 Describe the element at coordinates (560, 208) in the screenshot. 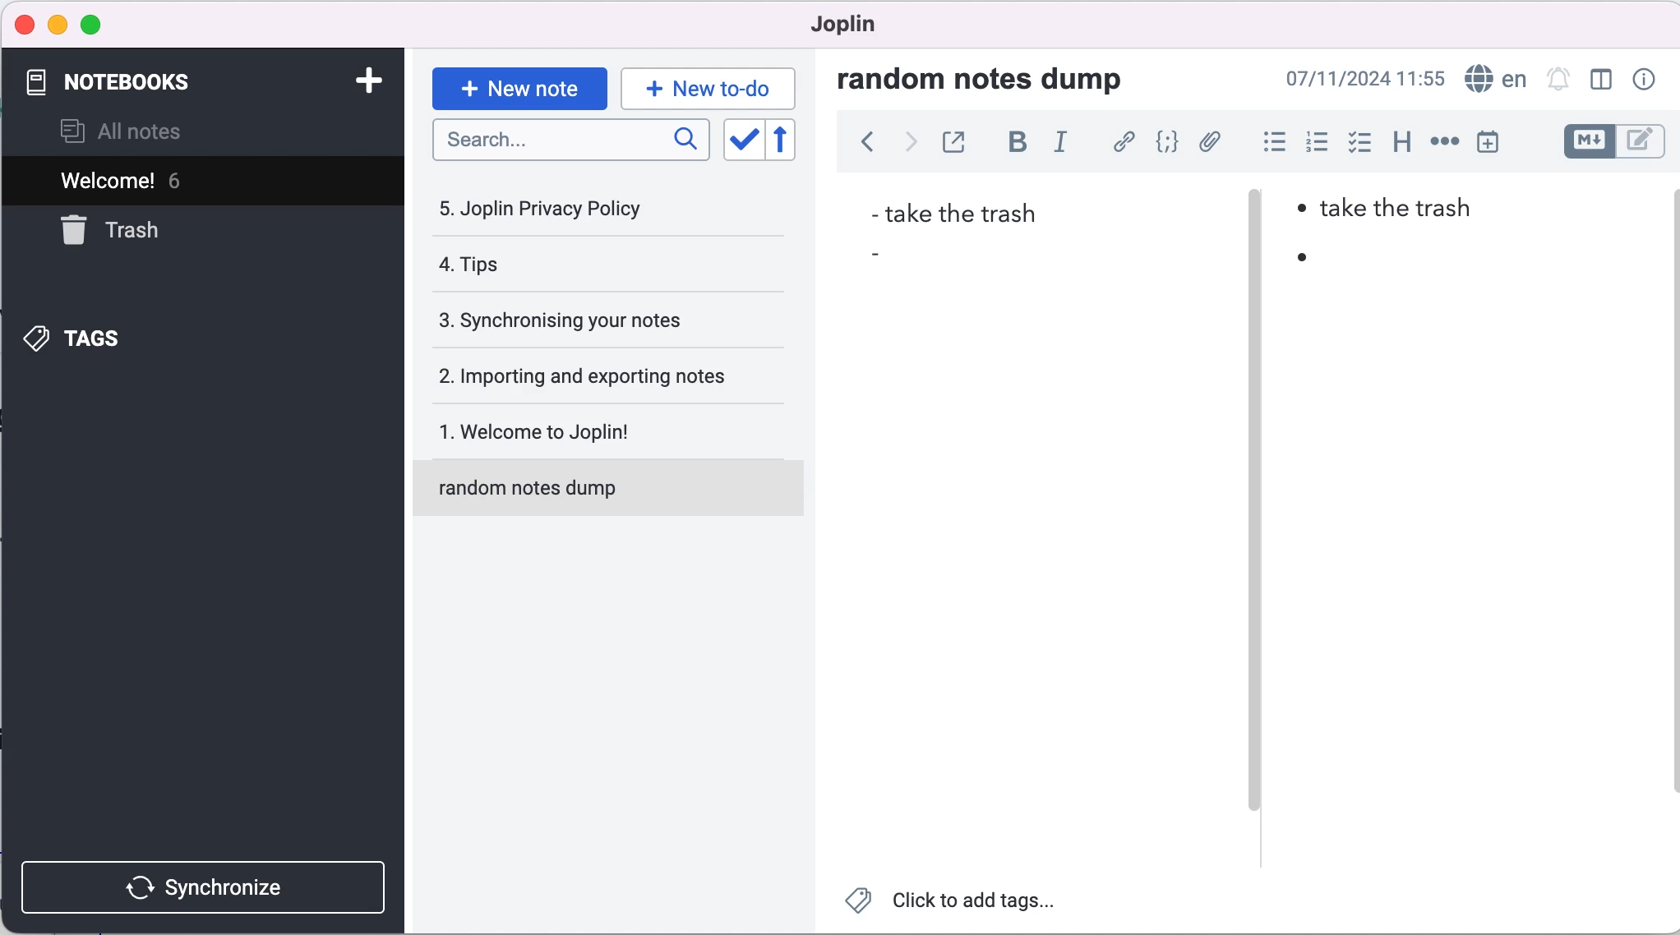

I see `joplin privacy policy` at that location.